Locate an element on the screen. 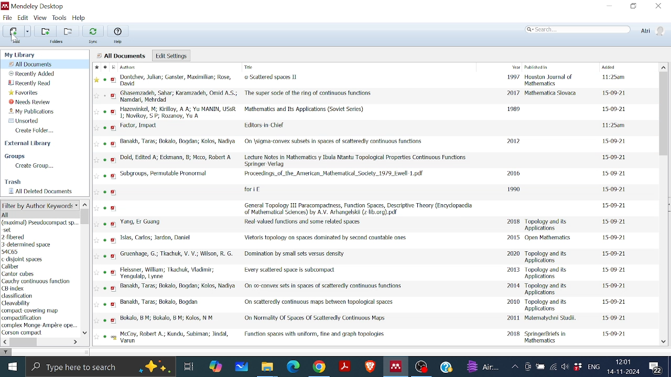 This screenshot has width=671, height=377. keyword is located at coordinates (18, 304).